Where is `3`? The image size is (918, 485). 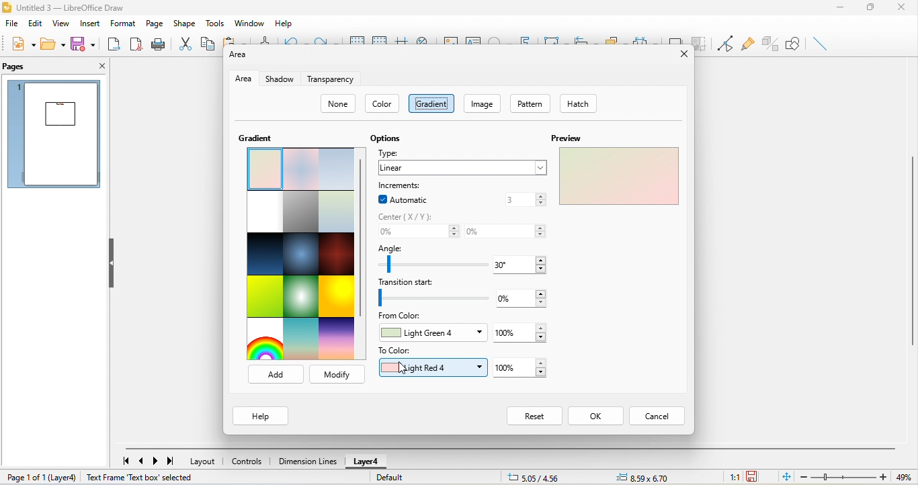 3 is located at coordinates (525, 200).